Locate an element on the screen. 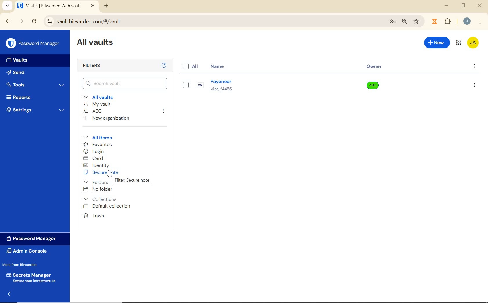 The width and height of the screenshot is (488, 303). open tab is located at coordinates (56, 6).